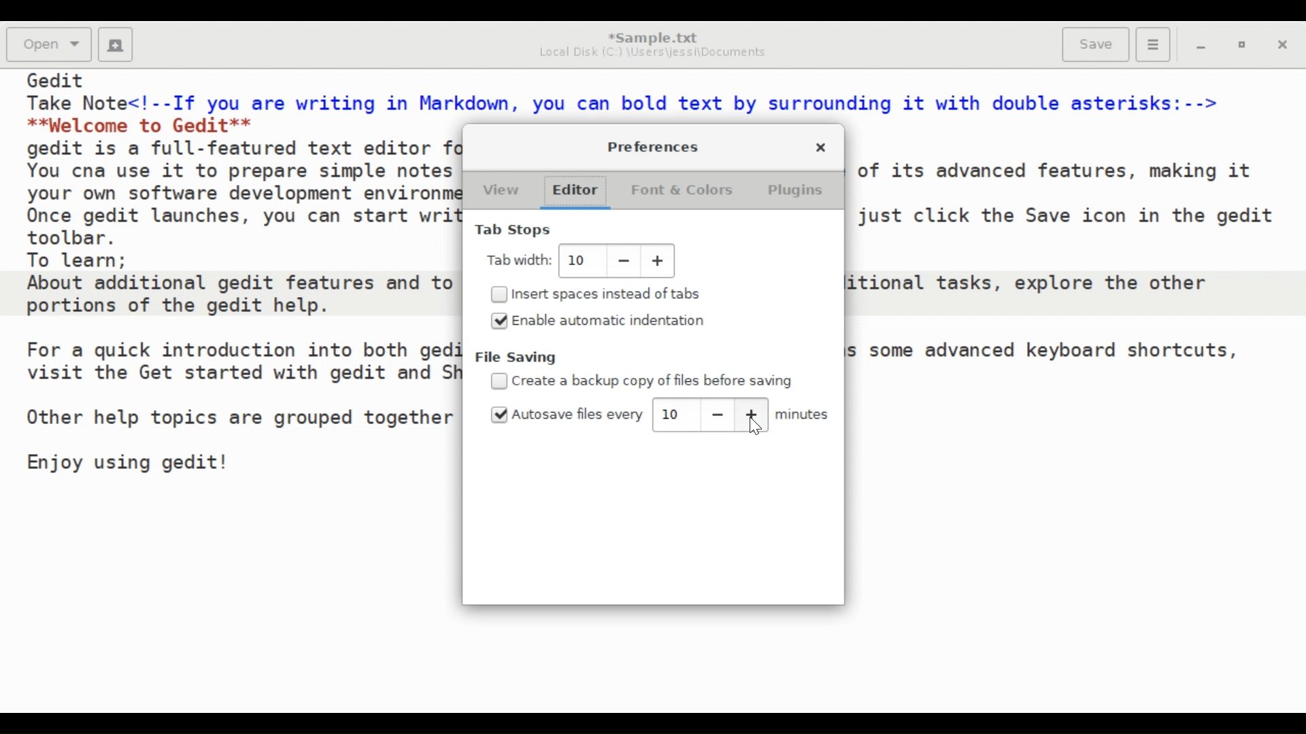 This screenshot has width=1306, height=734. Describe the element at coordinates (805, 415) in the screenshot. I see `minutes` at that location.